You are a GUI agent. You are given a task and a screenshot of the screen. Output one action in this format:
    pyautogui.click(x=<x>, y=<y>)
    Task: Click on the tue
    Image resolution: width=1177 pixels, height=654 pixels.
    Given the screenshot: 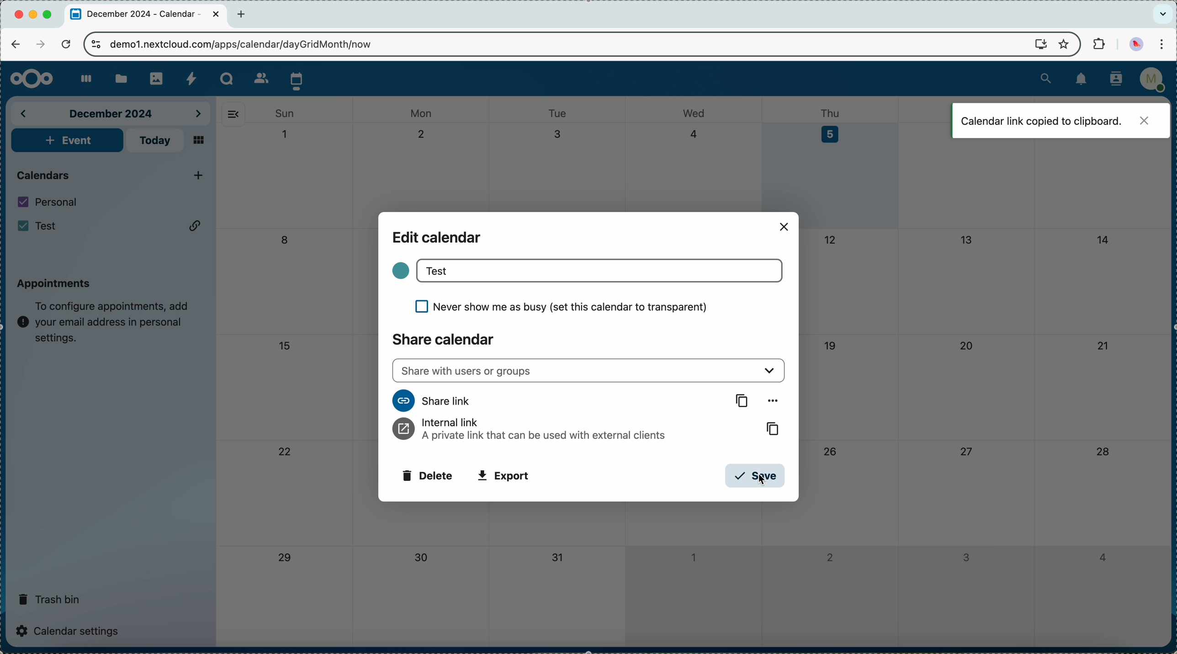 What is the action you would take?
    pyautogui.click(x=557, y=113)
    